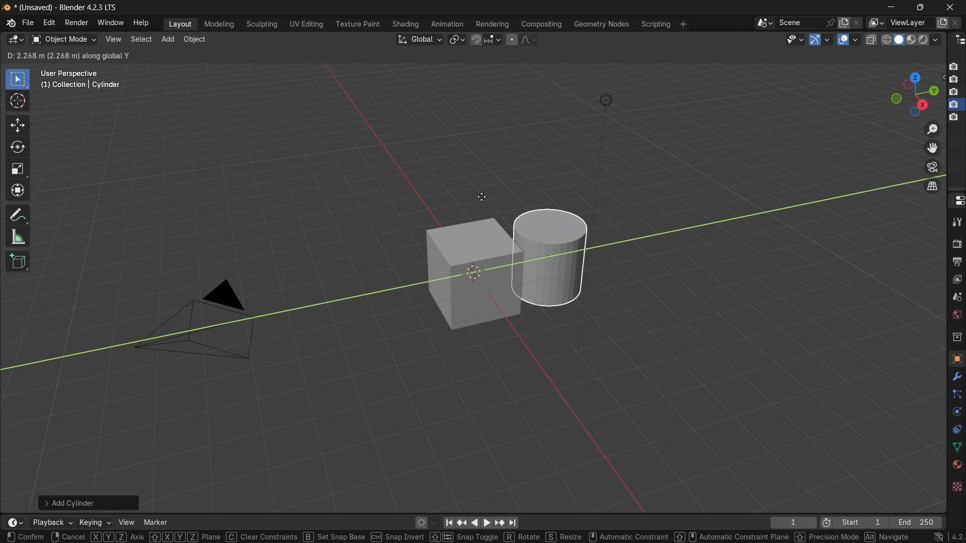  Describe the element at coordinates (140, 39) in the screenshot. I see `select` at that location.